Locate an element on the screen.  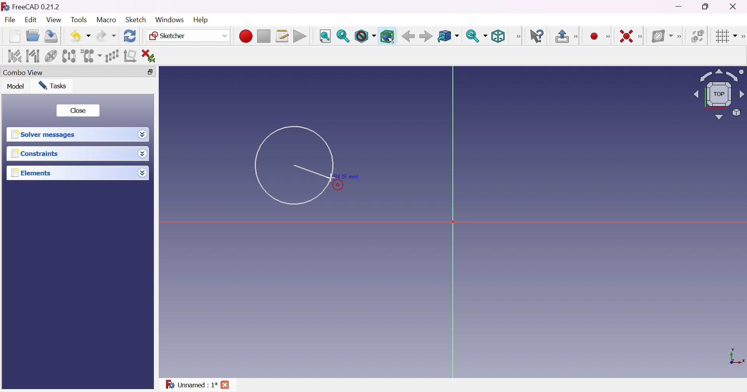
Draw style is located at coordinates (366, 37).